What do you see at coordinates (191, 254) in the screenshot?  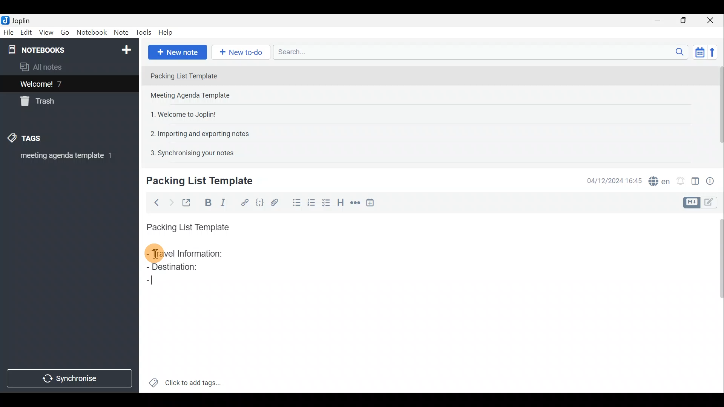 I see `Travel Information:` at bounding box center [191, 254].